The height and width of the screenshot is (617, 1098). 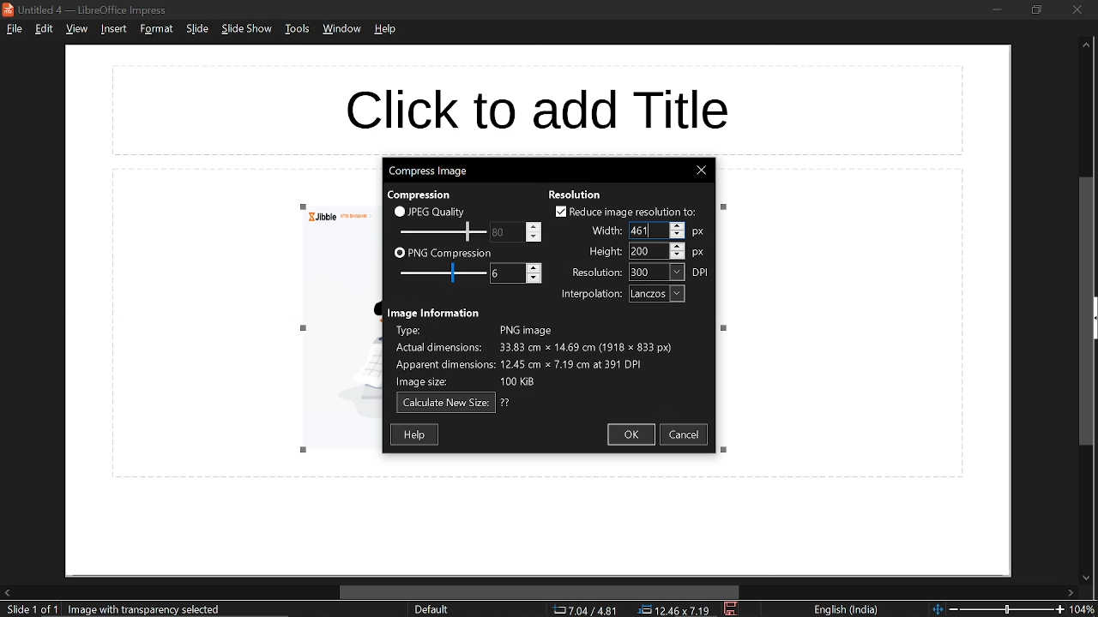 I want to click on change zoom, so click(x=997, y=610).